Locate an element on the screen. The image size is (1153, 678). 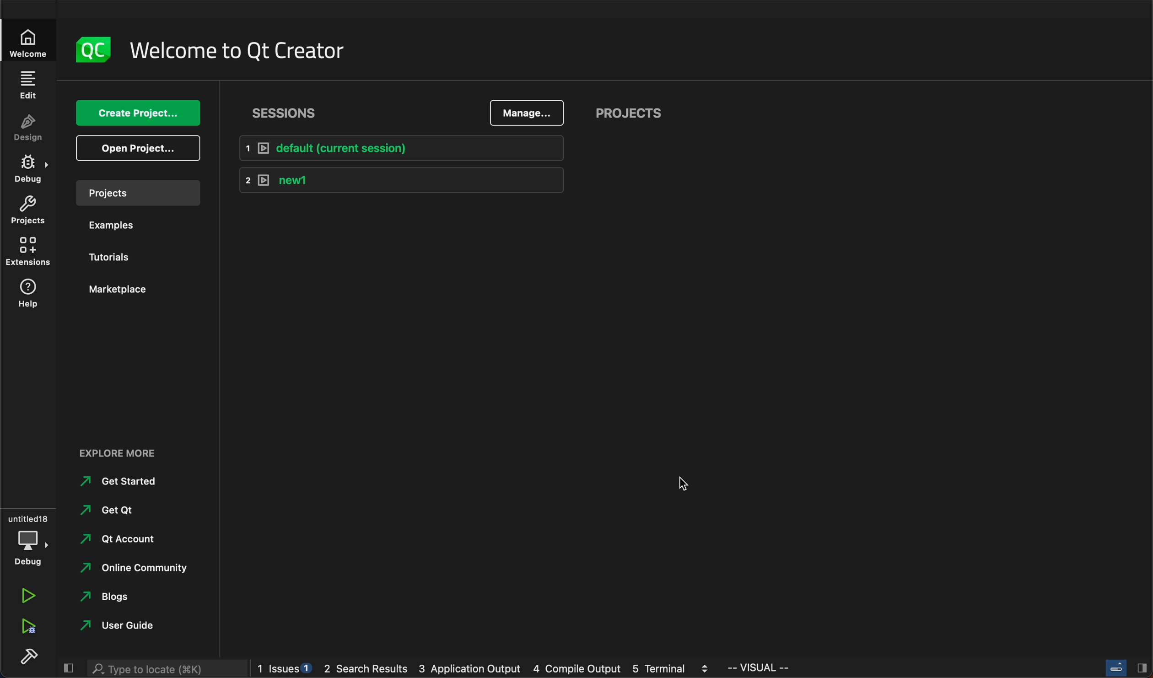
visual is located at coordinates (770, 668).